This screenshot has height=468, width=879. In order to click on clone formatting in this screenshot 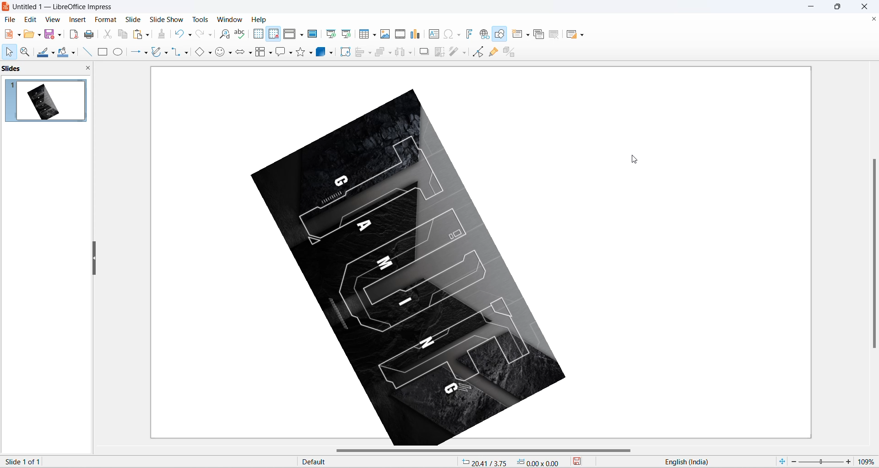, I will do `click(164, 35)`.